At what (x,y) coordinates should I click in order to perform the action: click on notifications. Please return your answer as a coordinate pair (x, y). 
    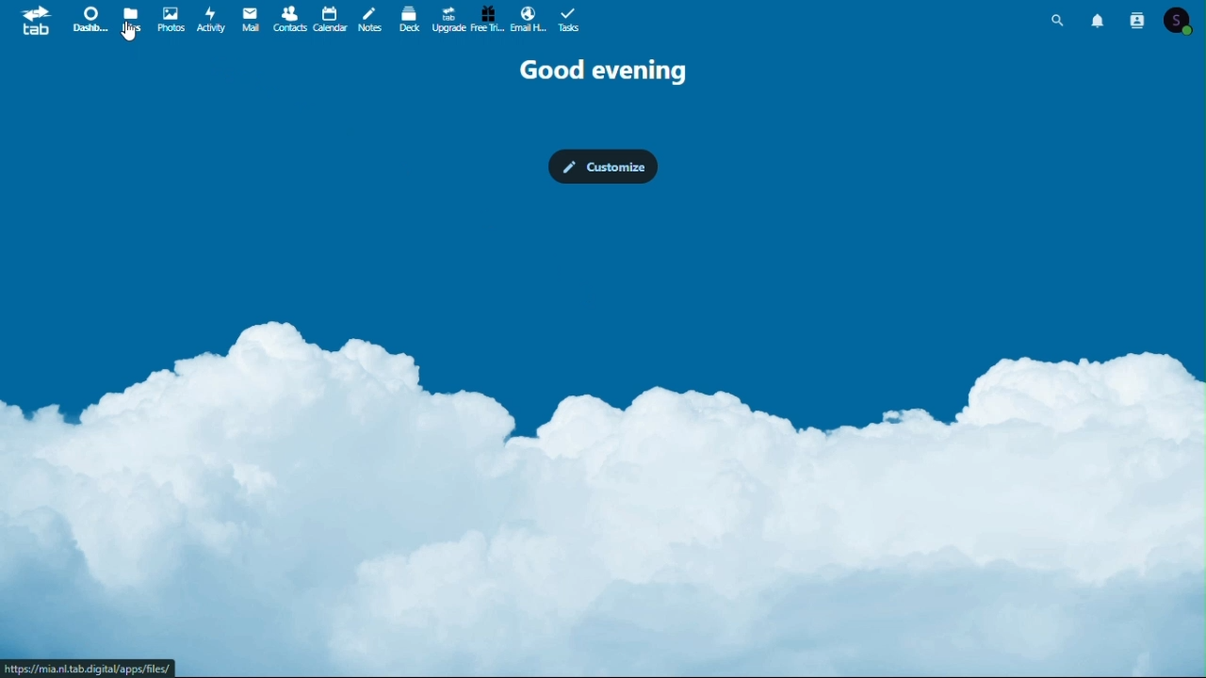
    Looking at the image, I should click on (1101, 18).